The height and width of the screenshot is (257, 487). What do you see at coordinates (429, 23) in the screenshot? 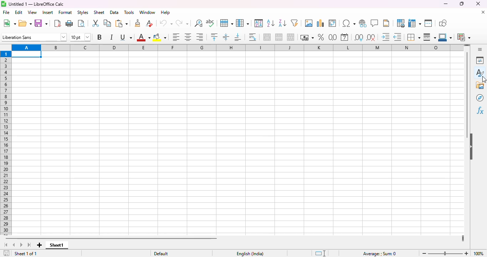
I see `split window` at bounding box center [429, 23].